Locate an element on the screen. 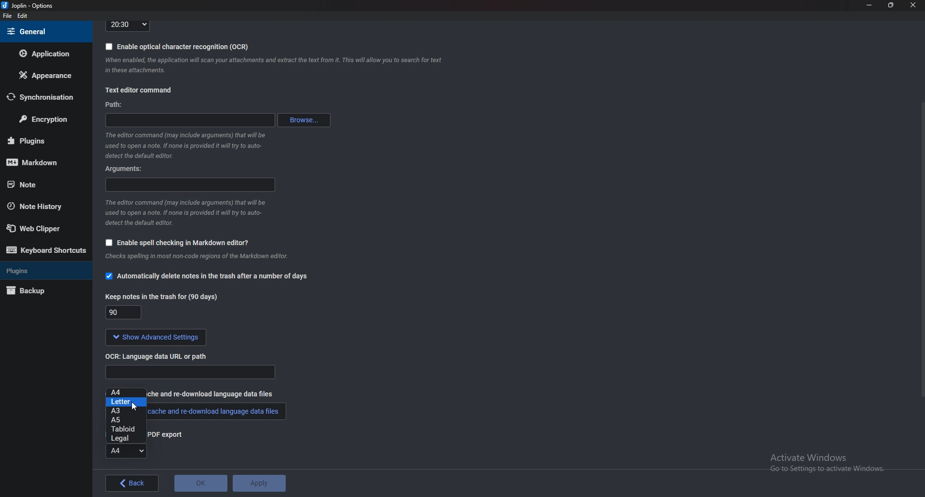  back is located at coordinates (133, 483).